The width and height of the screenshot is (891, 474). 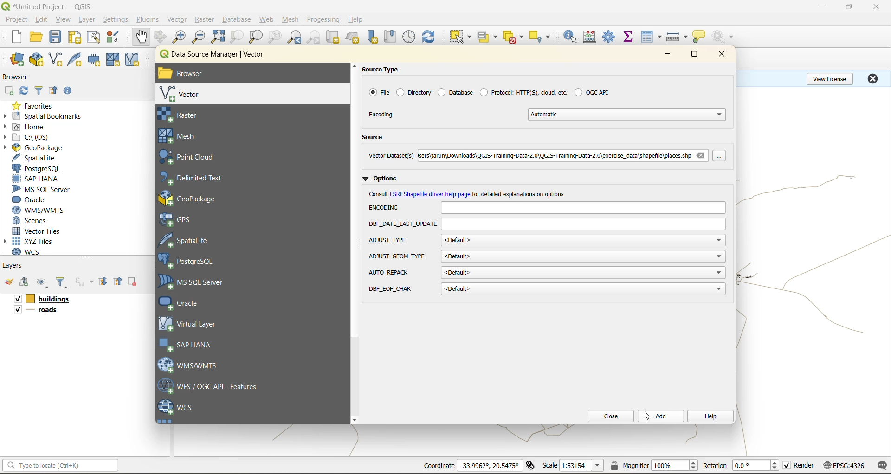 What do you see at coordinates (190, 323) in the screenshot?
I see `virtual layer` at bounding box center [190, 323].